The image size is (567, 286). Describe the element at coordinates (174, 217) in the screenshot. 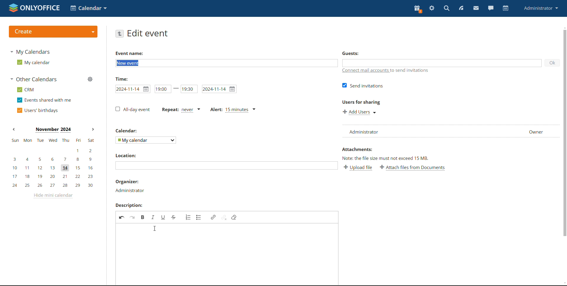

I see `strikethrough` at that location.